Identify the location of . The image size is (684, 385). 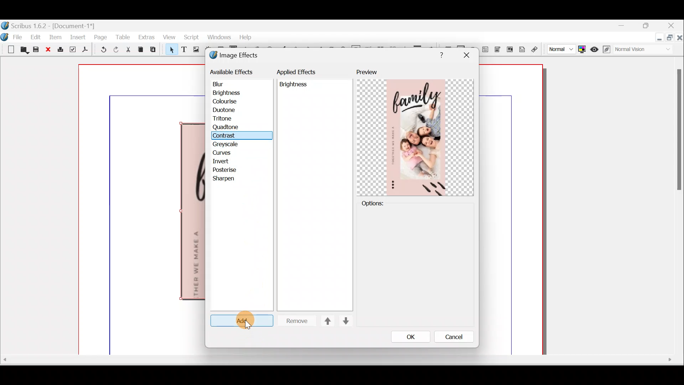
(440, 54).